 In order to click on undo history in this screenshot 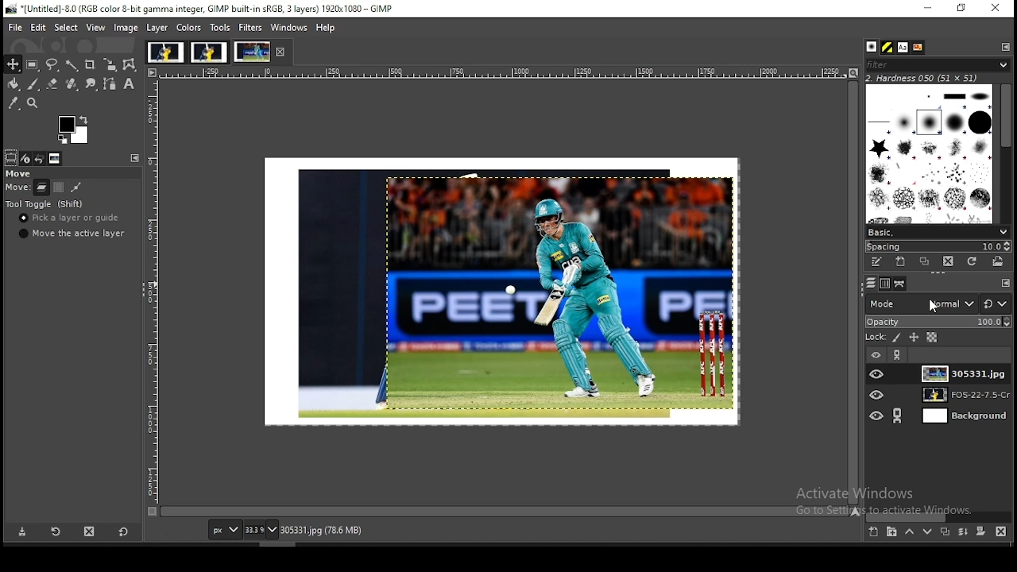, I will do `click(40, 158)`.